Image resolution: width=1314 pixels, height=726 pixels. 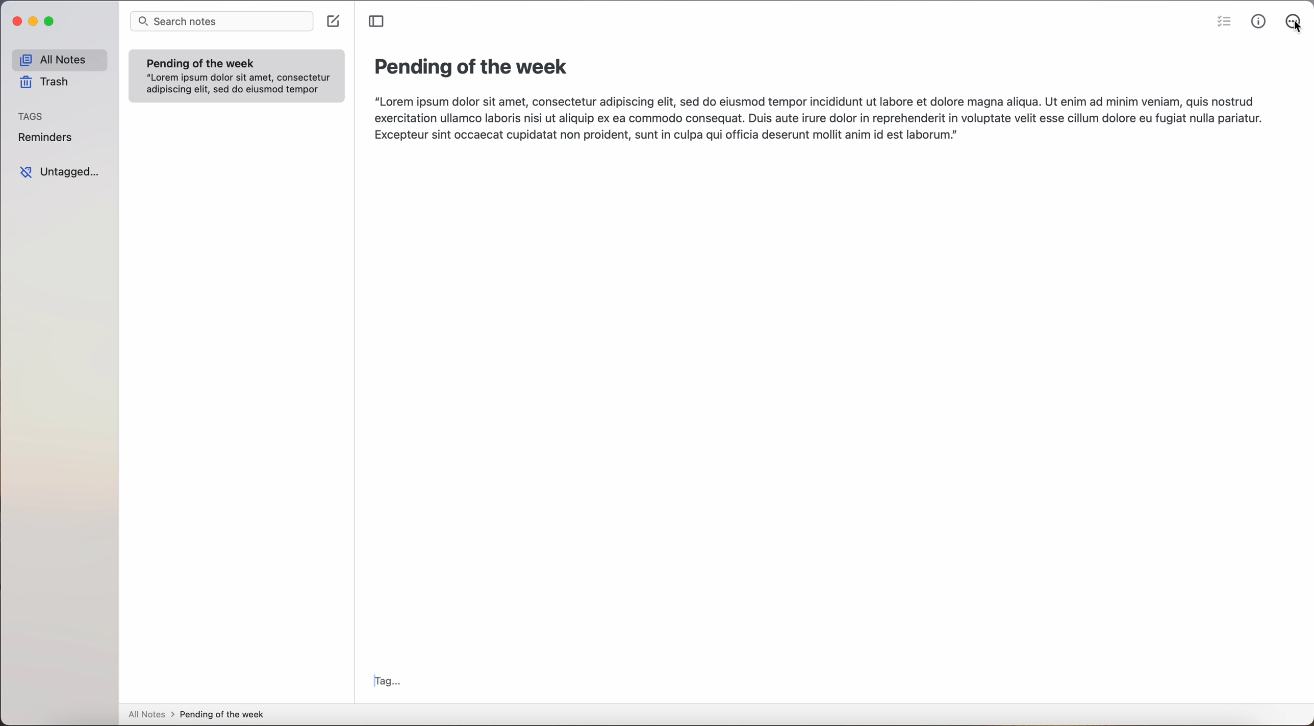 What do you see at coordinates (222, 22) in the screenshot?
I see `search notes` at bounding box center [222, 22].